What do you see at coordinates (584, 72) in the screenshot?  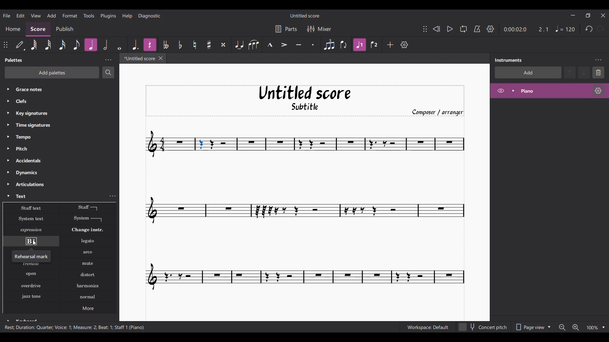 I see `Move down` at bounding box center [584, 72].